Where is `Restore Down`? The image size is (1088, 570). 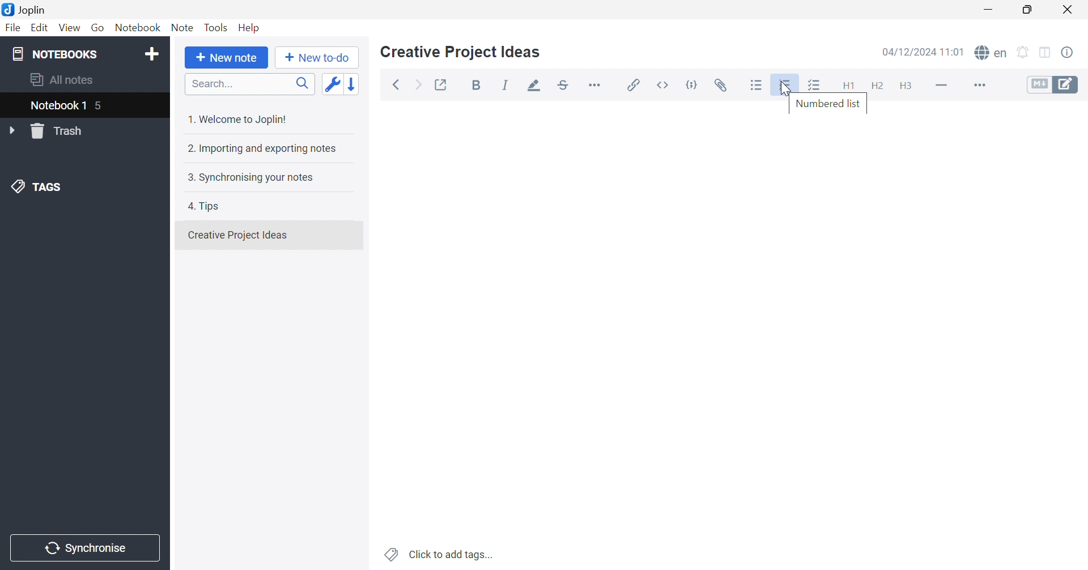 Restore Down is located at coordinates (1032, 11).